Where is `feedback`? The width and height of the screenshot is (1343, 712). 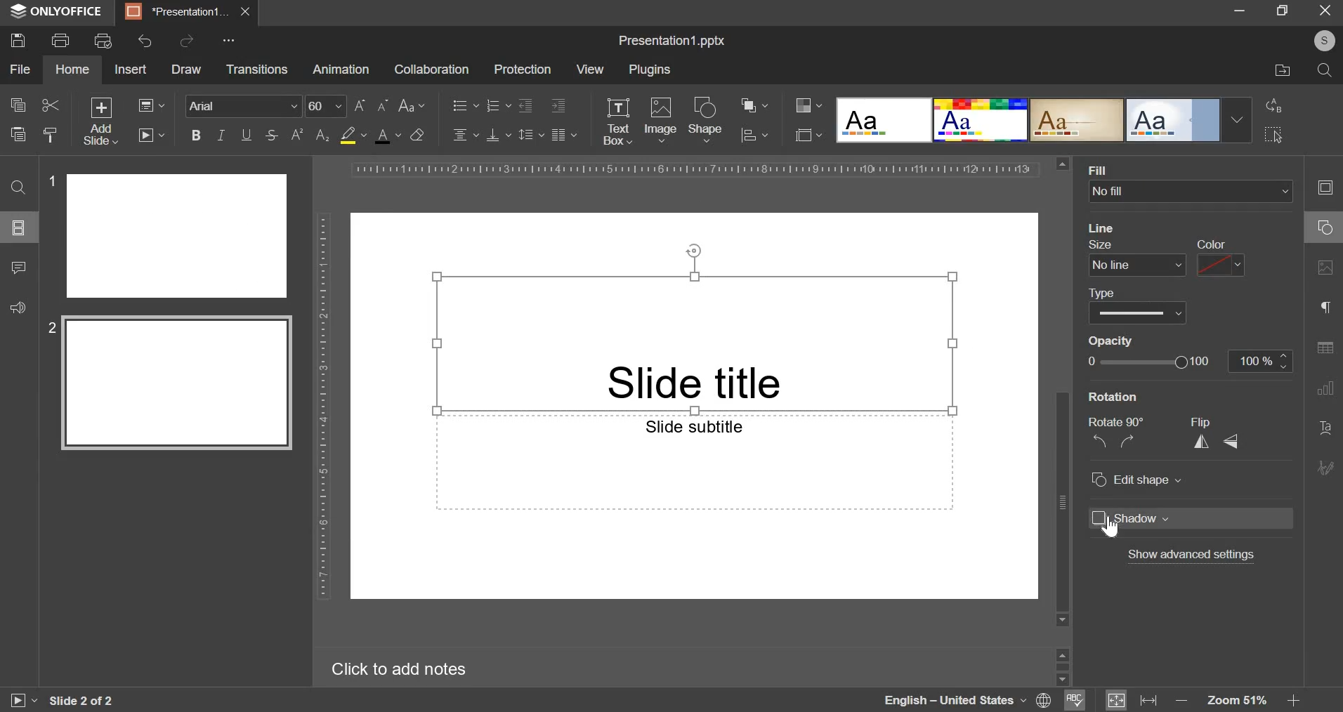 feedback is located at coordinates (15, 305).